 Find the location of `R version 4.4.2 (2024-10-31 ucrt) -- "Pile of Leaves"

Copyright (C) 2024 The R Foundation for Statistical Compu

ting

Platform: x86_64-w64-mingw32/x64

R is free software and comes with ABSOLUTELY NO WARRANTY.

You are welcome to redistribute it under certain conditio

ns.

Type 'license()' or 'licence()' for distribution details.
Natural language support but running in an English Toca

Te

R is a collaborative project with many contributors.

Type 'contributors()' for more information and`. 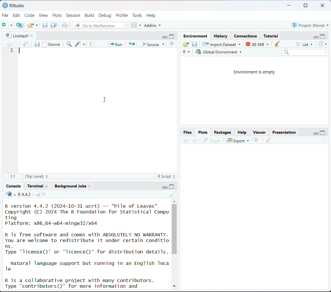

R version 4.4.2 (2024-10-31 ucrt) -- "Pile of Leaves"

Copyright (C) 2024 The R Foundation for Statistical Compu

ting

Platform: x86_64-w64-mingw32/x64

R is free software and comes with ABSOLUTELY NO WARRANTY.

You are welcome to redistribute it under certain conditio

ns.

Type 'license()' or 'licence()' for distribution details.
Natural language support but running in an English Toca

Te

R is a collaborative project with many contributors.

Type 'contributors()' for more information and is located at coordinates (87, 245).